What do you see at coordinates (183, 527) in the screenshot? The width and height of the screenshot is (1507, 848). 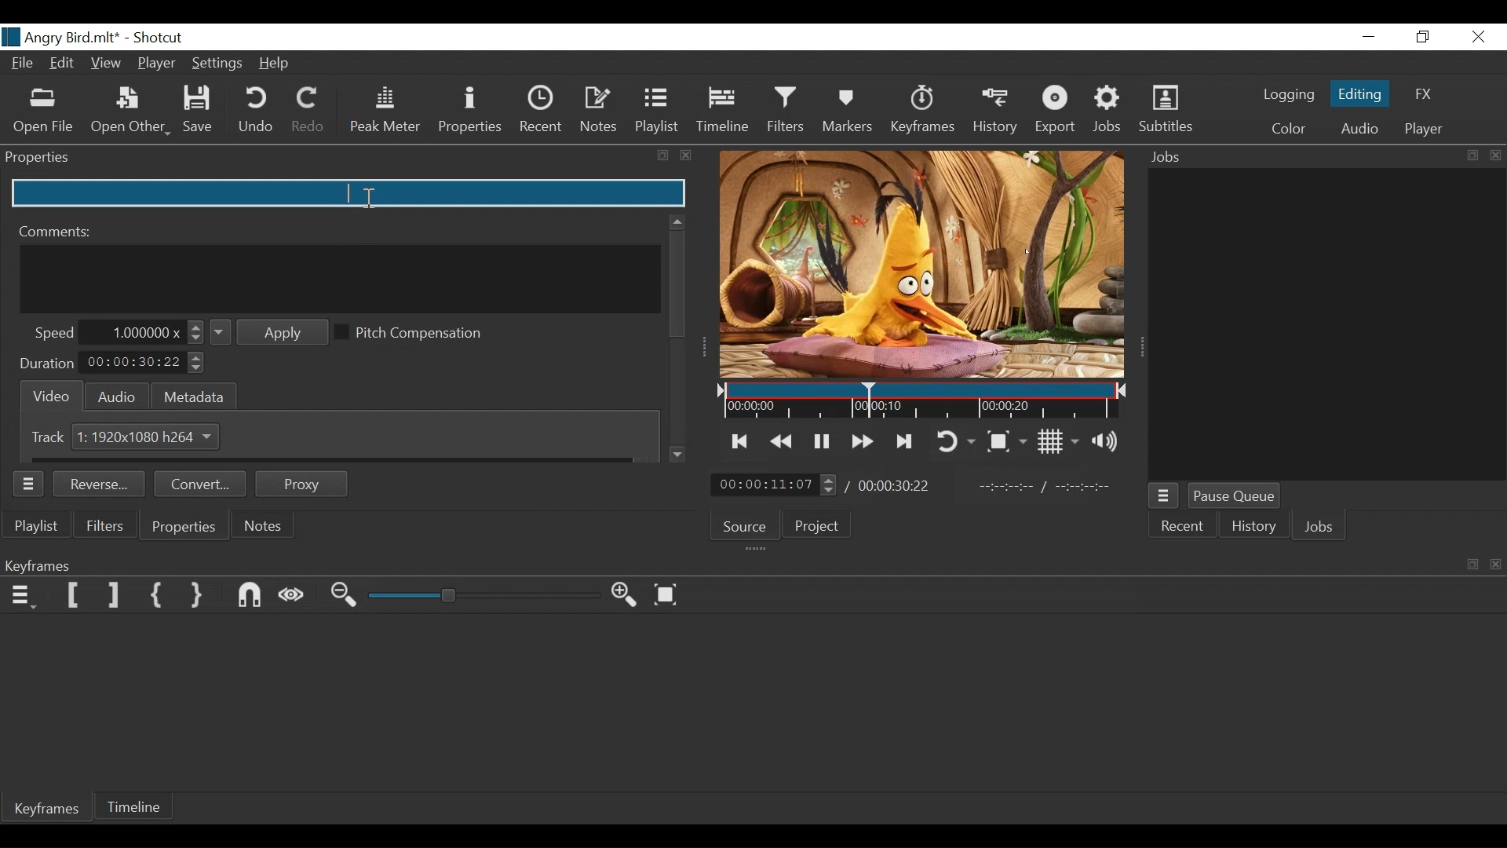 I see `Properties` at bounding box center [183, 527].